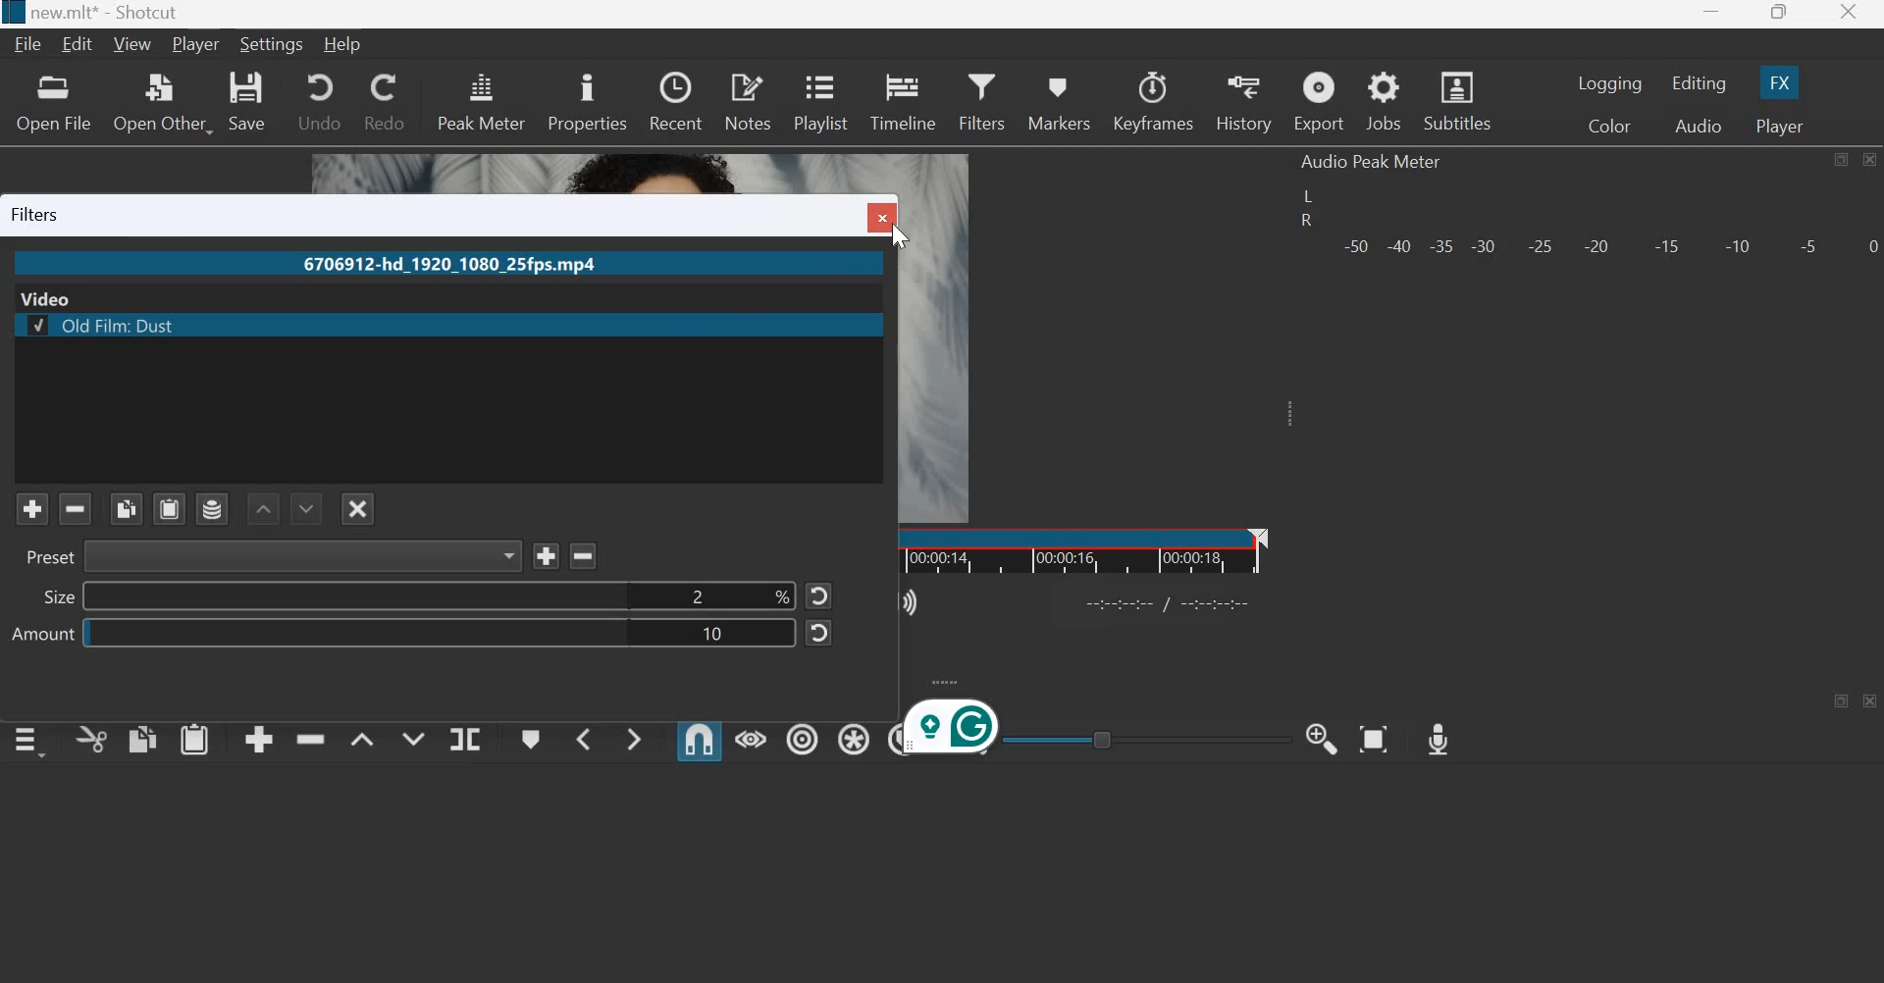  I want to click on Help, so click(348, 42).